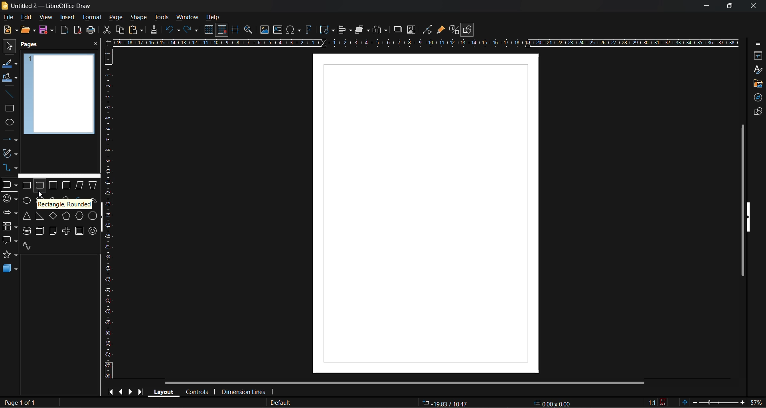 The height and width of the screenshot is (408, 766). What do you see at coordinates (757, 85) in the screenshot?
I see `gallery` at bounding box center [757, 85].